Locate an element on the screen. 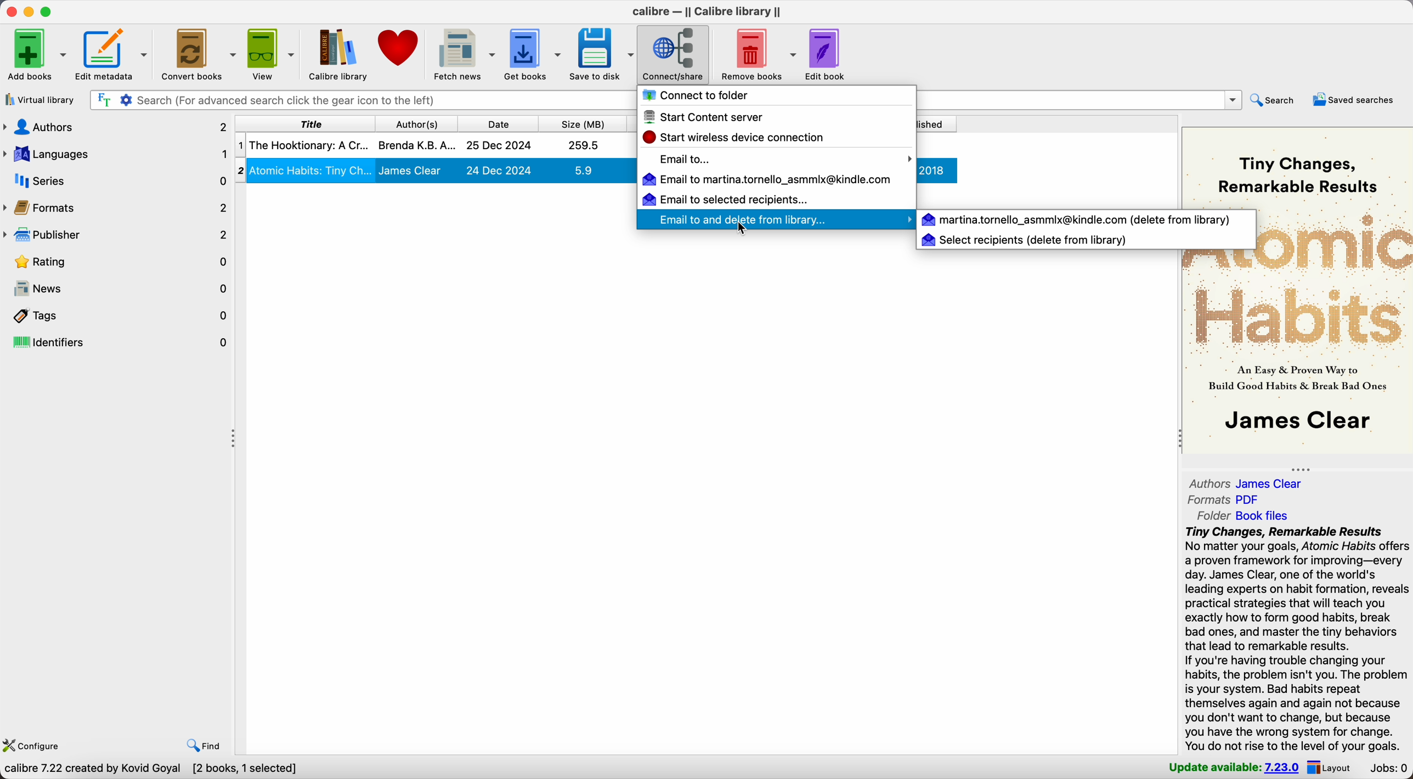 Image resolution: width=1413 pixels, height=779 pixels. news is located at coordinates (117, 289).